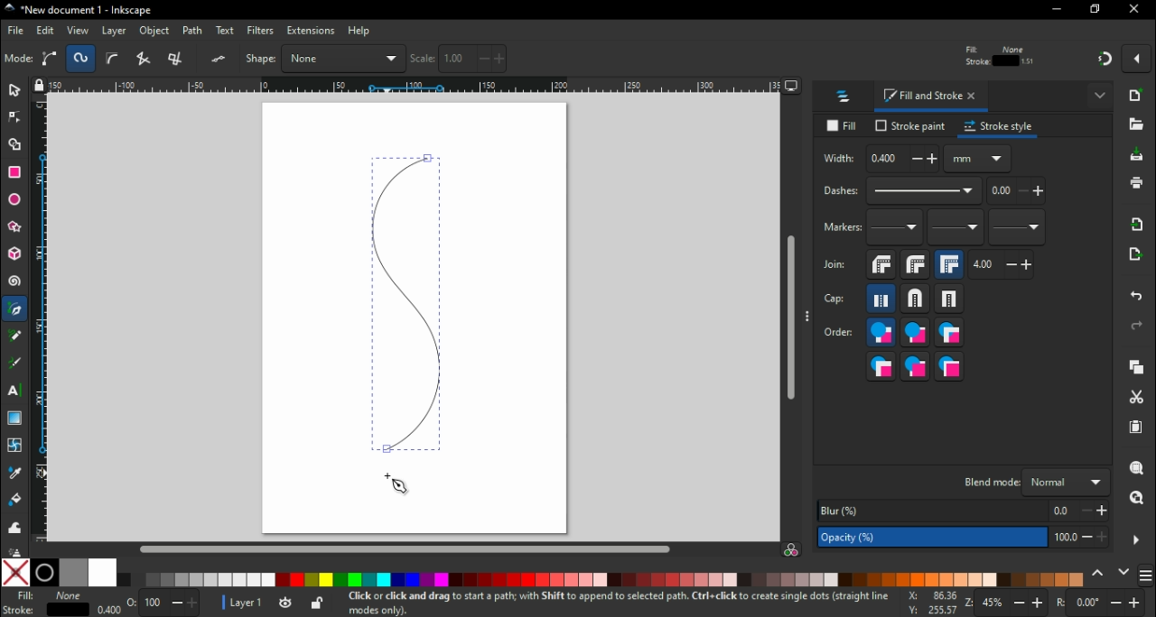 Image resolution: width=1156 pixels, height=617 pixels. What do you see at coordinates (459, 59) in the screenshot?
I see `scale` at bounding box center [459, 59].